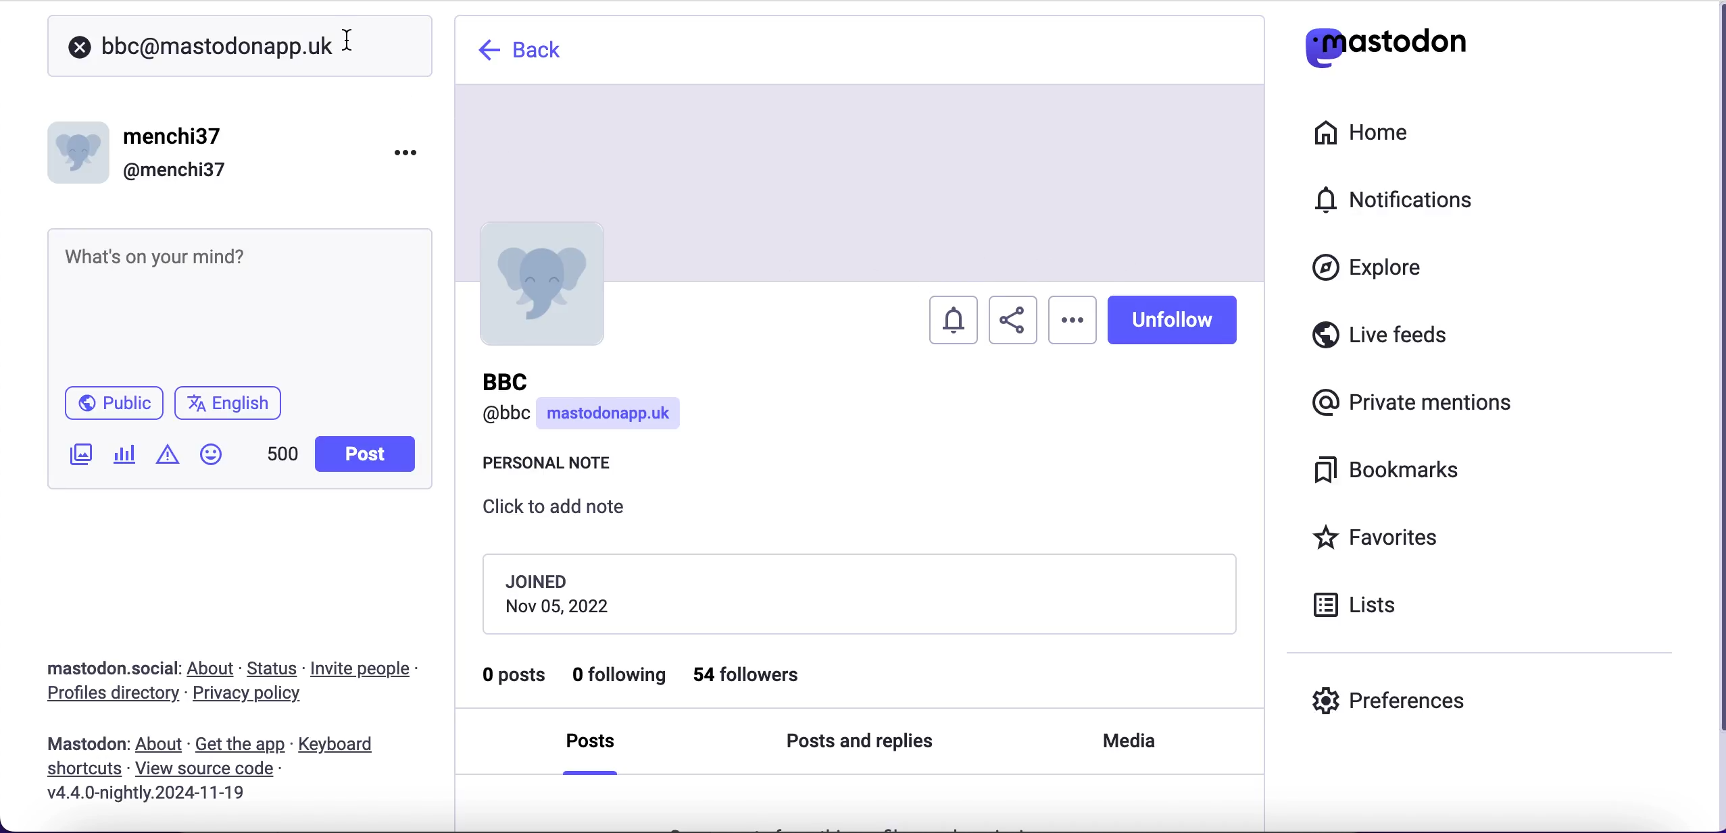 Image resolution: width=1726 pixels, height=833 pixels. Describe the element at coordinates (105, 695) in the screenshot. I see `profiles directory` at that location.